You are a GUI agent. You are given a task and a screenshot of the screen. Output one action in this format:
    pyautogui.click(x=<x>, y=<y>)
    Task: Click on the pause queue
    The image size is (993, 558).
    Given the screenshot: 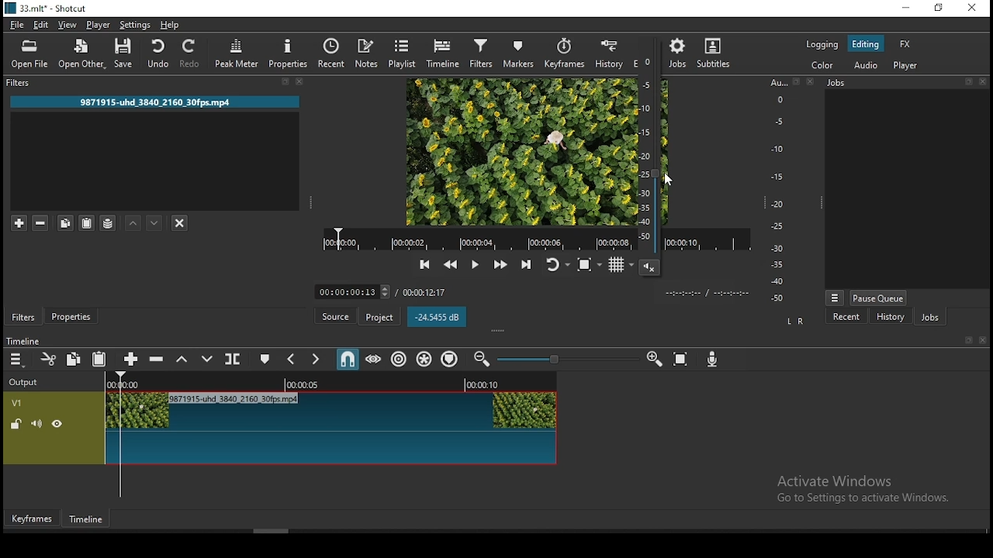 What is the action you would take?
    pyautogui.click(x=880, y=298)
    